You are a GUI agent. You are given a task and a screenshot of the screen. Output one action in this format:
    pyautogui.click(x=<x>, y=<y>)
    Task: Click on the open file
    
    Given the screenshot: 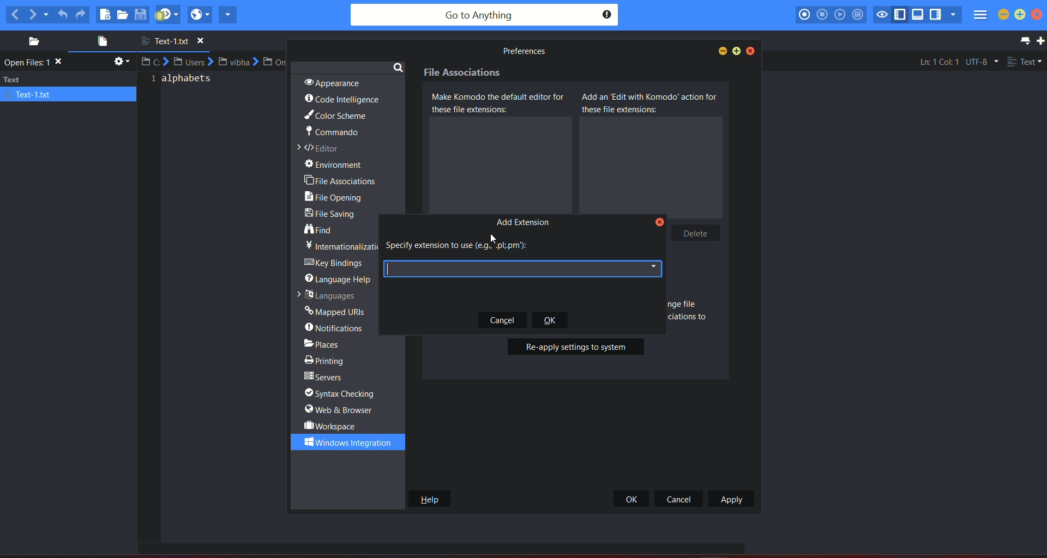 What is the action you would take?
    pyautogui.click(x=124, y=15)
    